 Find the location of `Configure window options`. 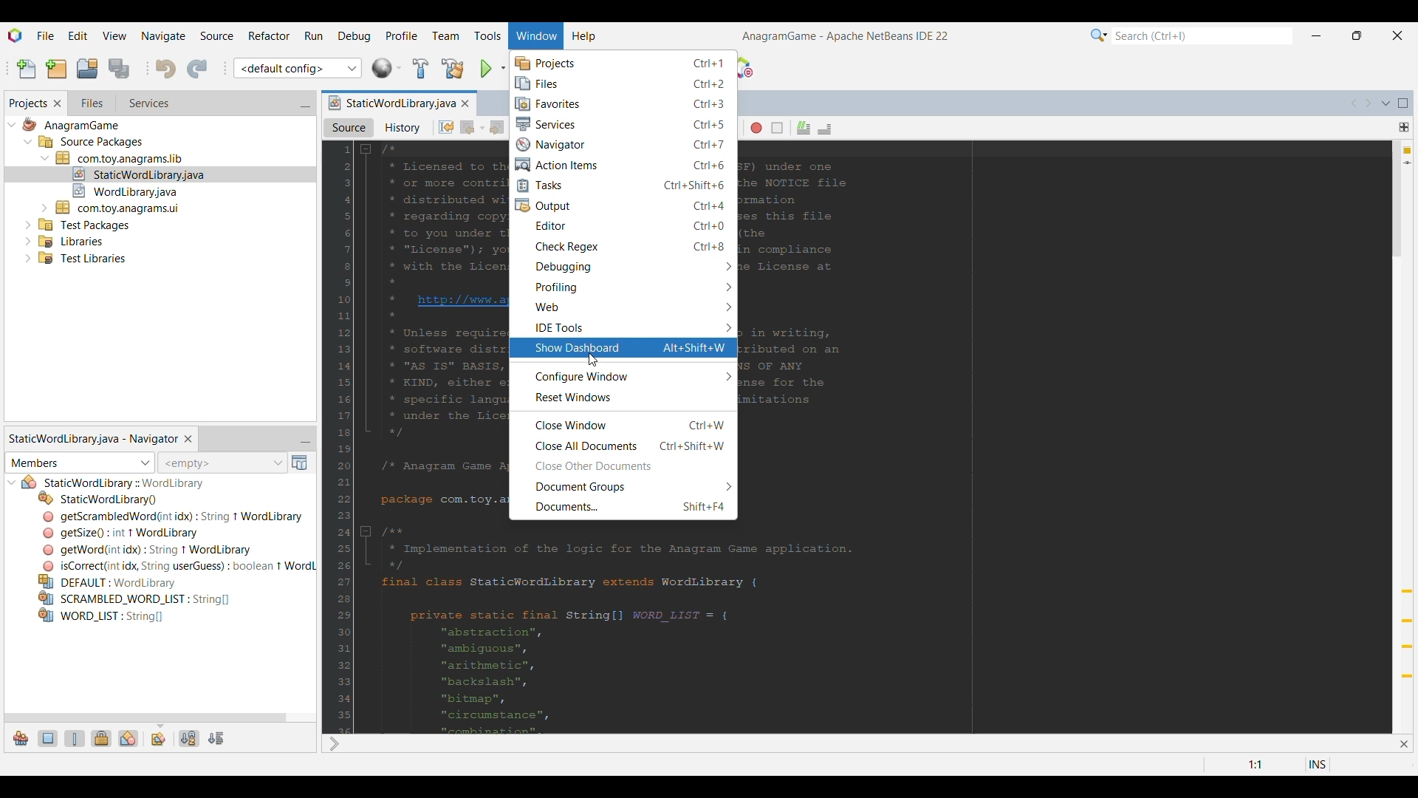

Configure window options is located at coordinates (623, 378).